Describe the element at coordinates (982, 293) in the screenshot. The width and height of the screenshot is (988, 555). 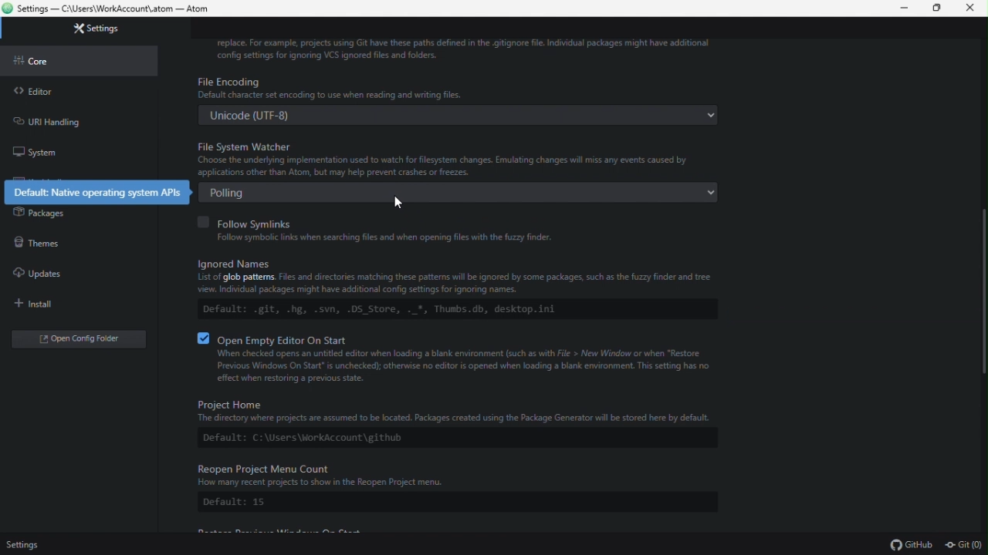
I see `scroll bar` at that location.